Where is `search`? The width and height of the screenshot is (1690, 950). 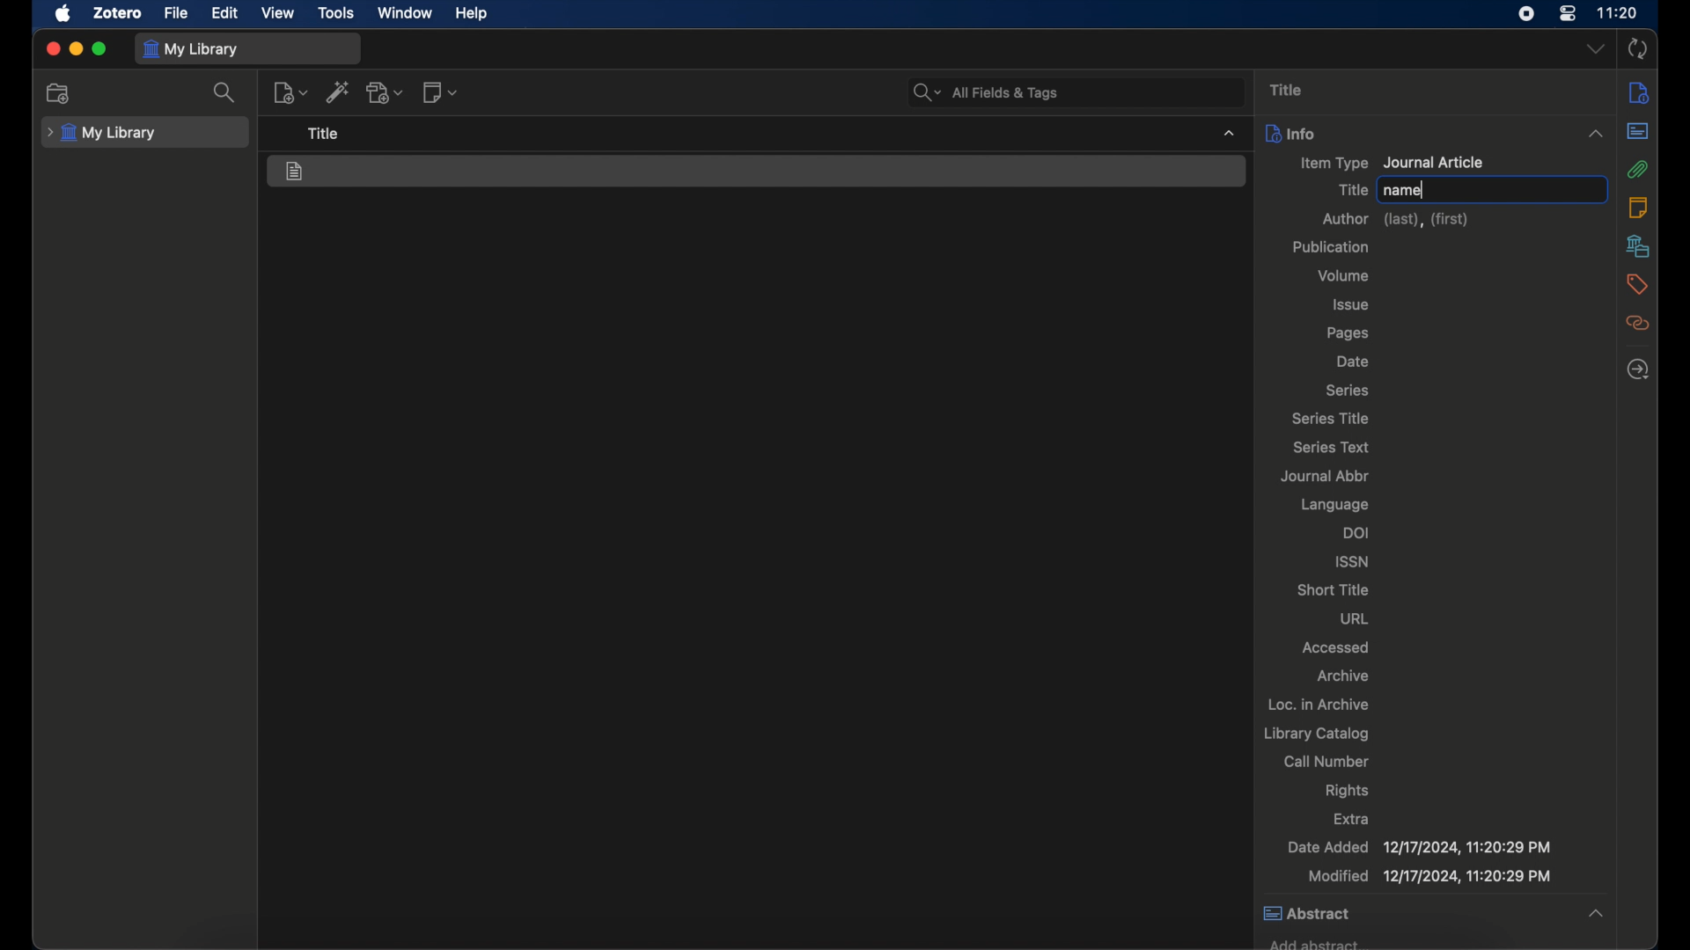 search is located at coordinates (224, 92).